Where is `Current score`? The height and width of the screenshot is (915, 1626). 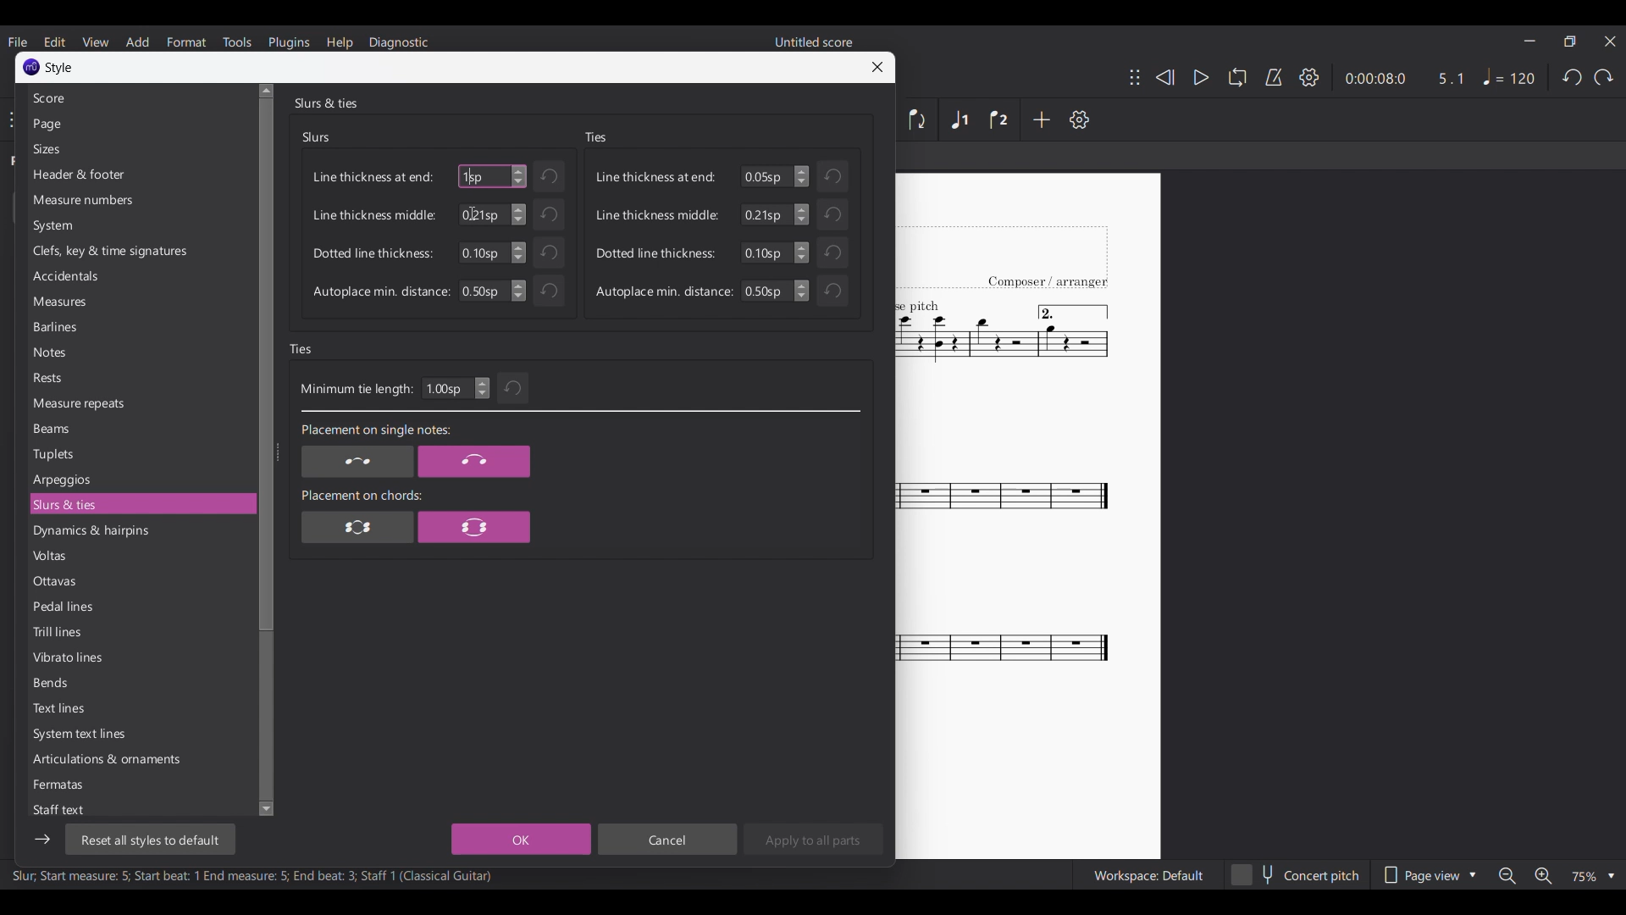 Current score is located at coordinates (1004, 517).